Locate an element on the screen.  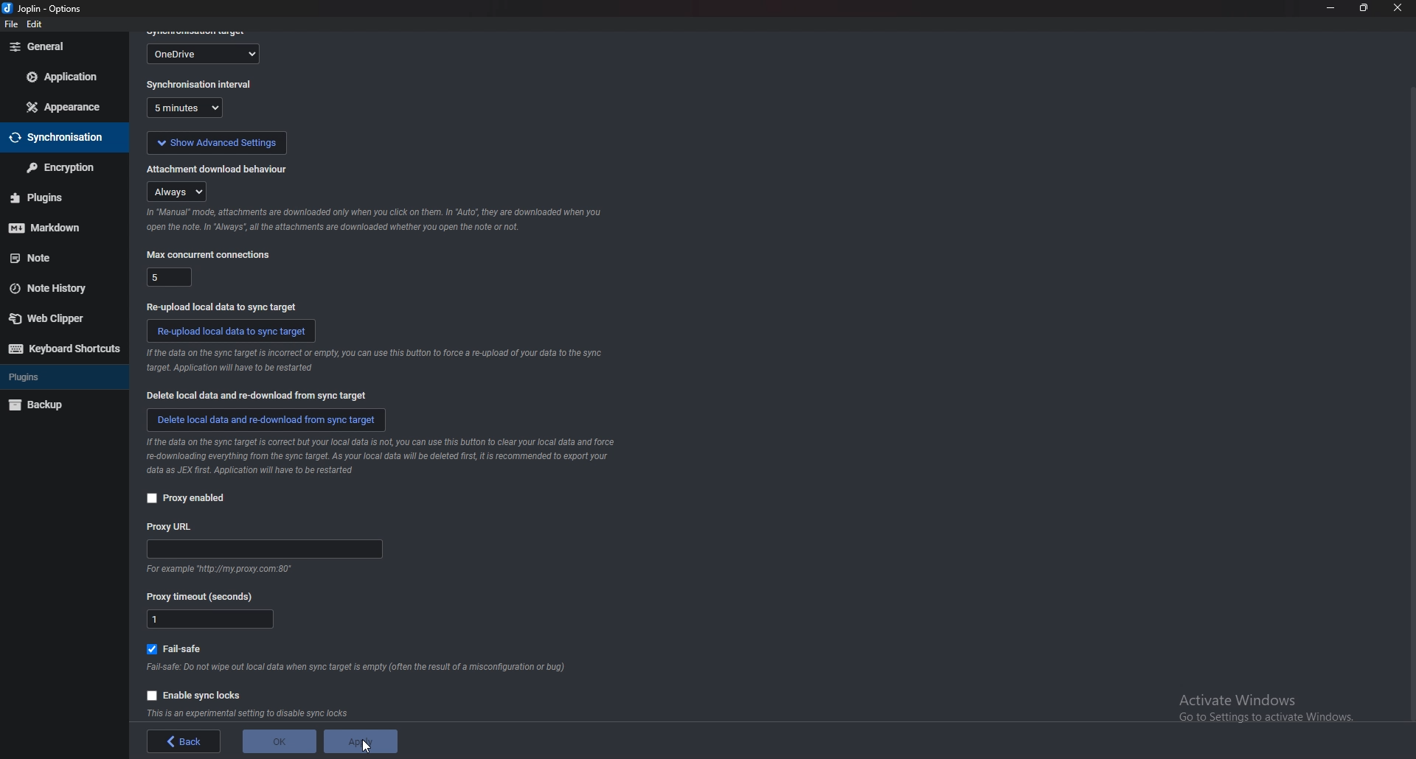
info is located at coordinates (358, 668).